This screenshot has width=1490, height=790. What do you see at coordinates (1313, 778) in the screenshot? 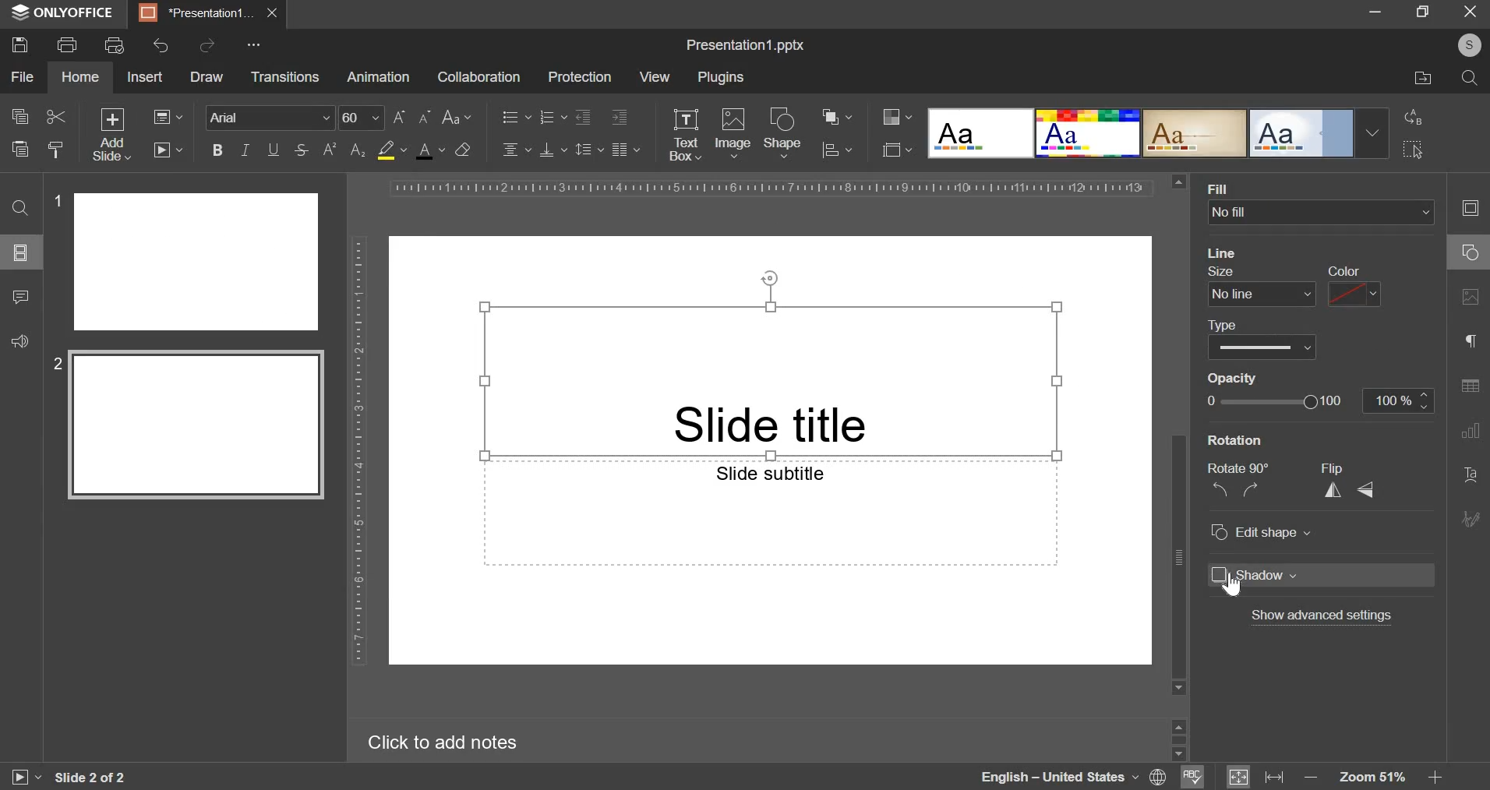
I see `zoom out` at bounding box center [1313, 778].